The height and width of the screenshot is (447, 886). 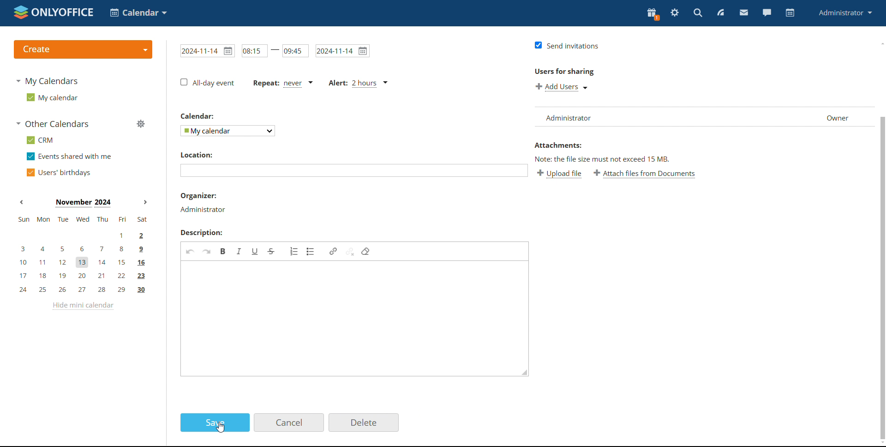 I want to click on alert set for 2 hours before, so click(x=359, y=83).